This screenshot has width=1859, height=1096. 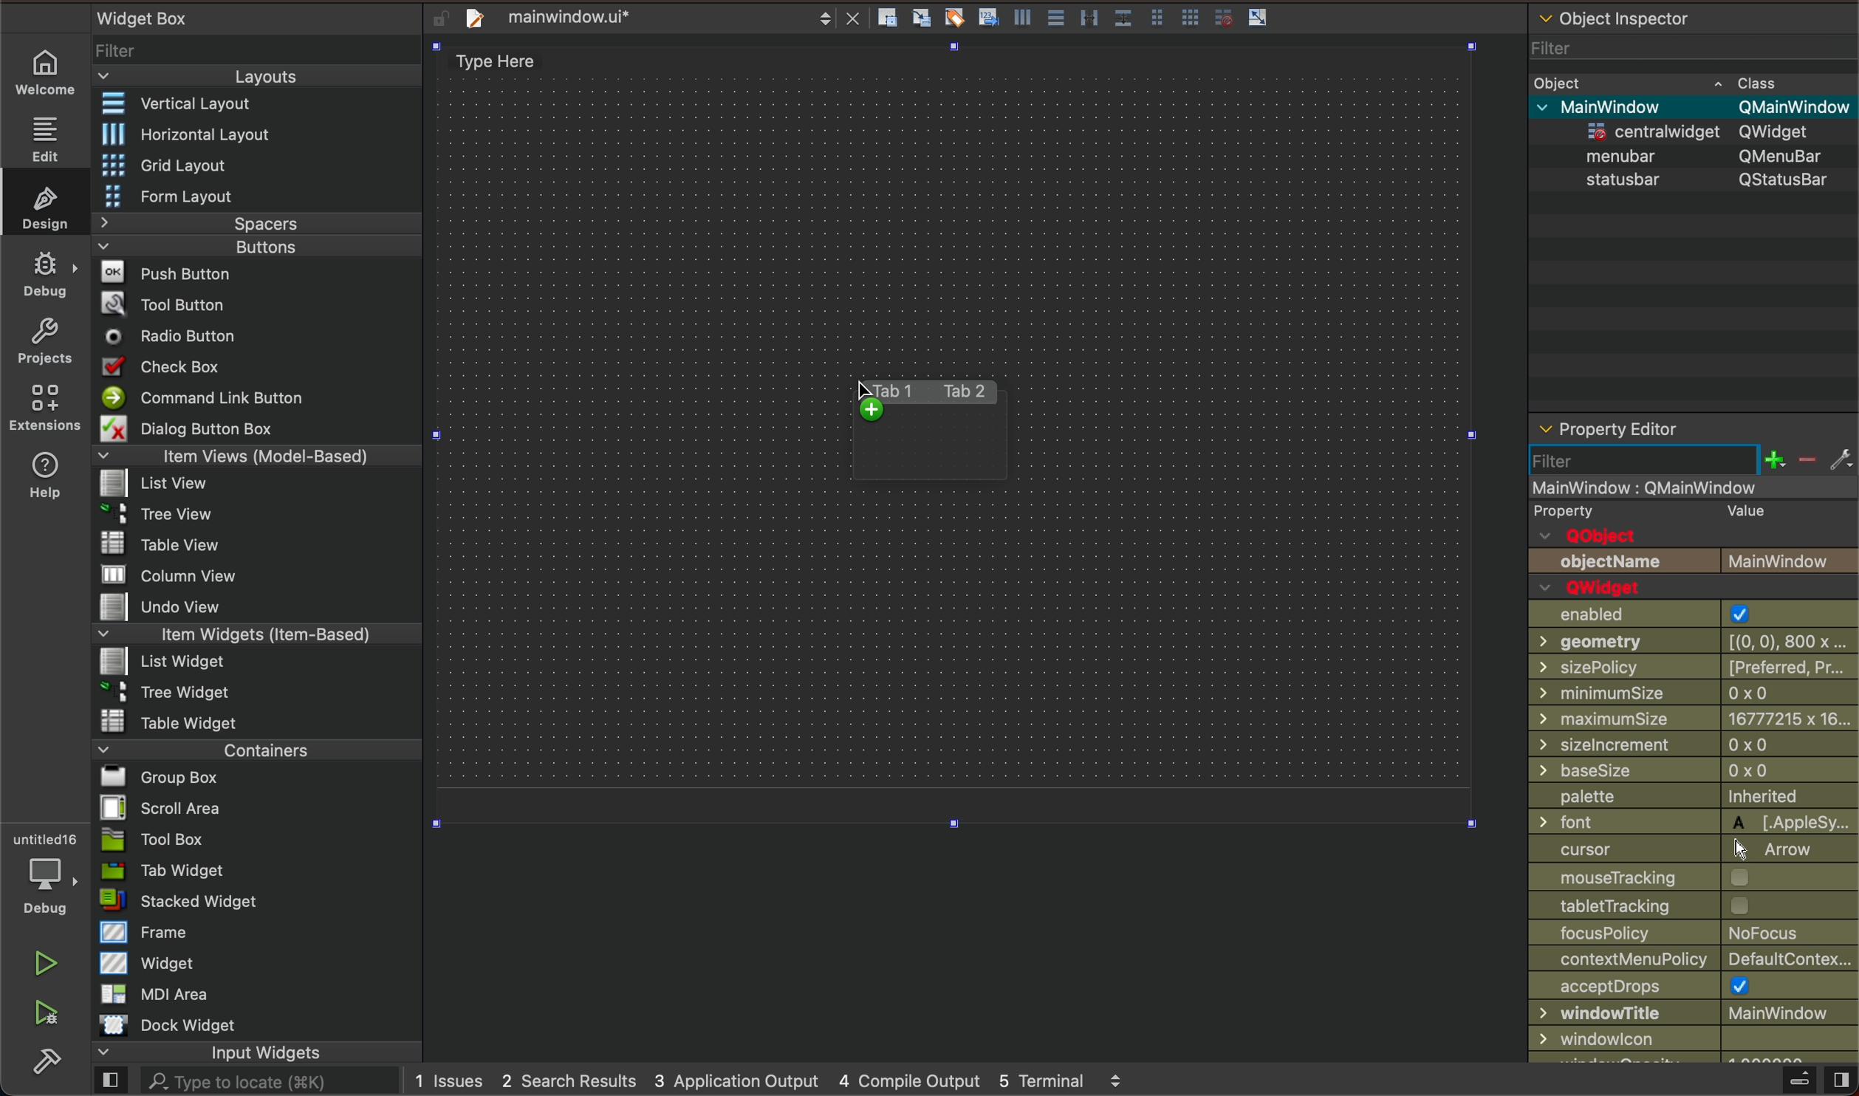 What do you see at coordinates (175, 842) in the screenshot?
I see `Tool Box` at bounding box center [175, 842].